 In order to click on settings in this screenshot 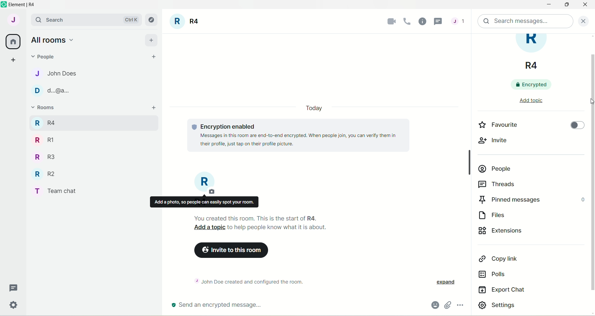, I will do `click(501, 306)`.